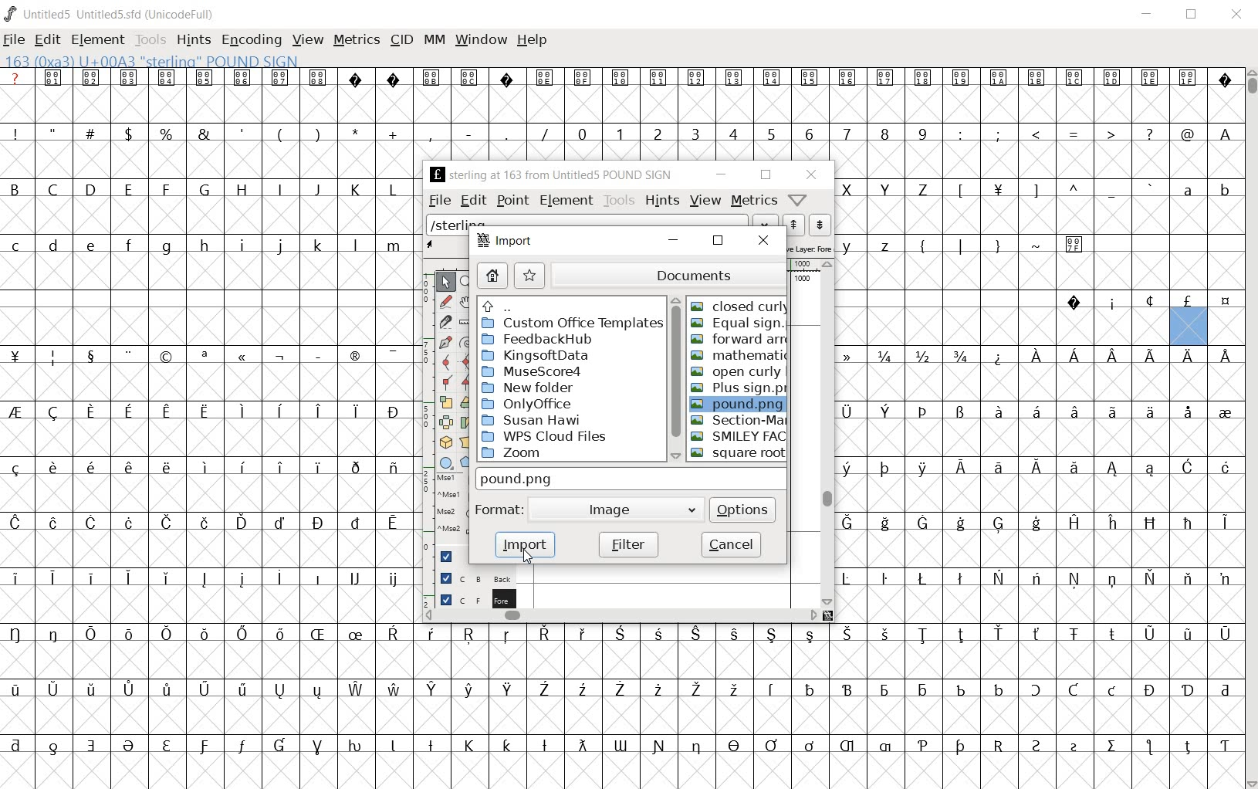 This screenshot has height=789, width=1258. Describe the element at coordinates (549, 174) in the screenshot. I see `glyph name` at that location.